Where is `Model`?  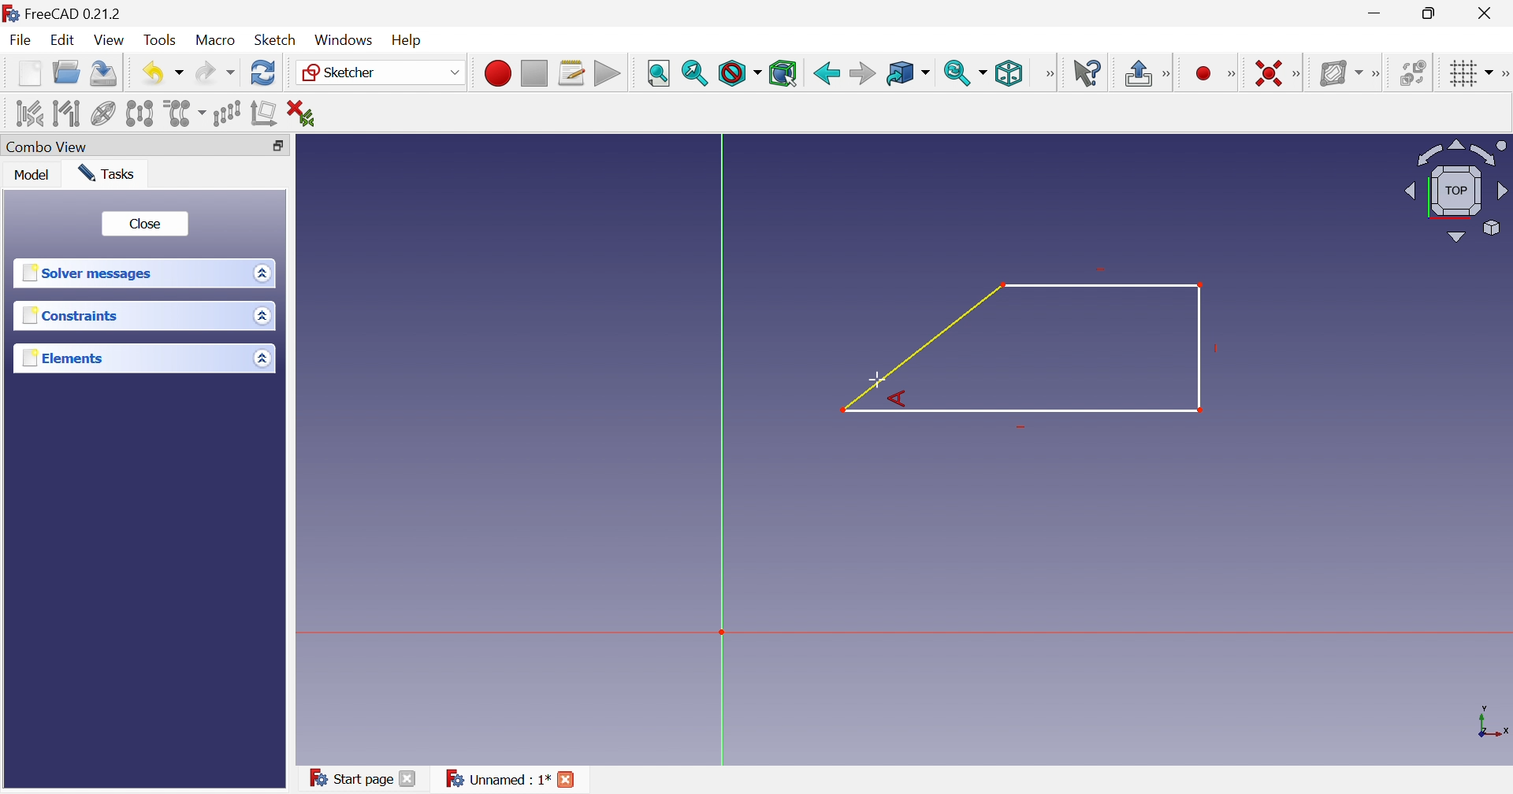
Model is located at coordinates (35, 176).